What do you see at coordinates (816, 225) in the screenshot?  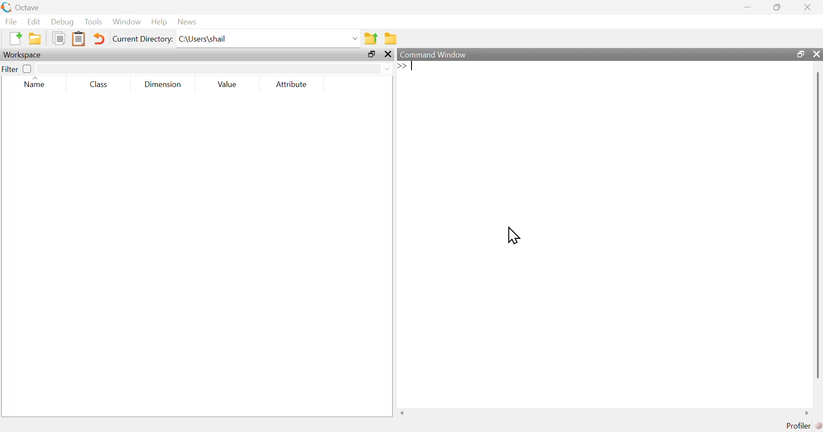 I see `scroll bar` at bounding box center [816, 225].